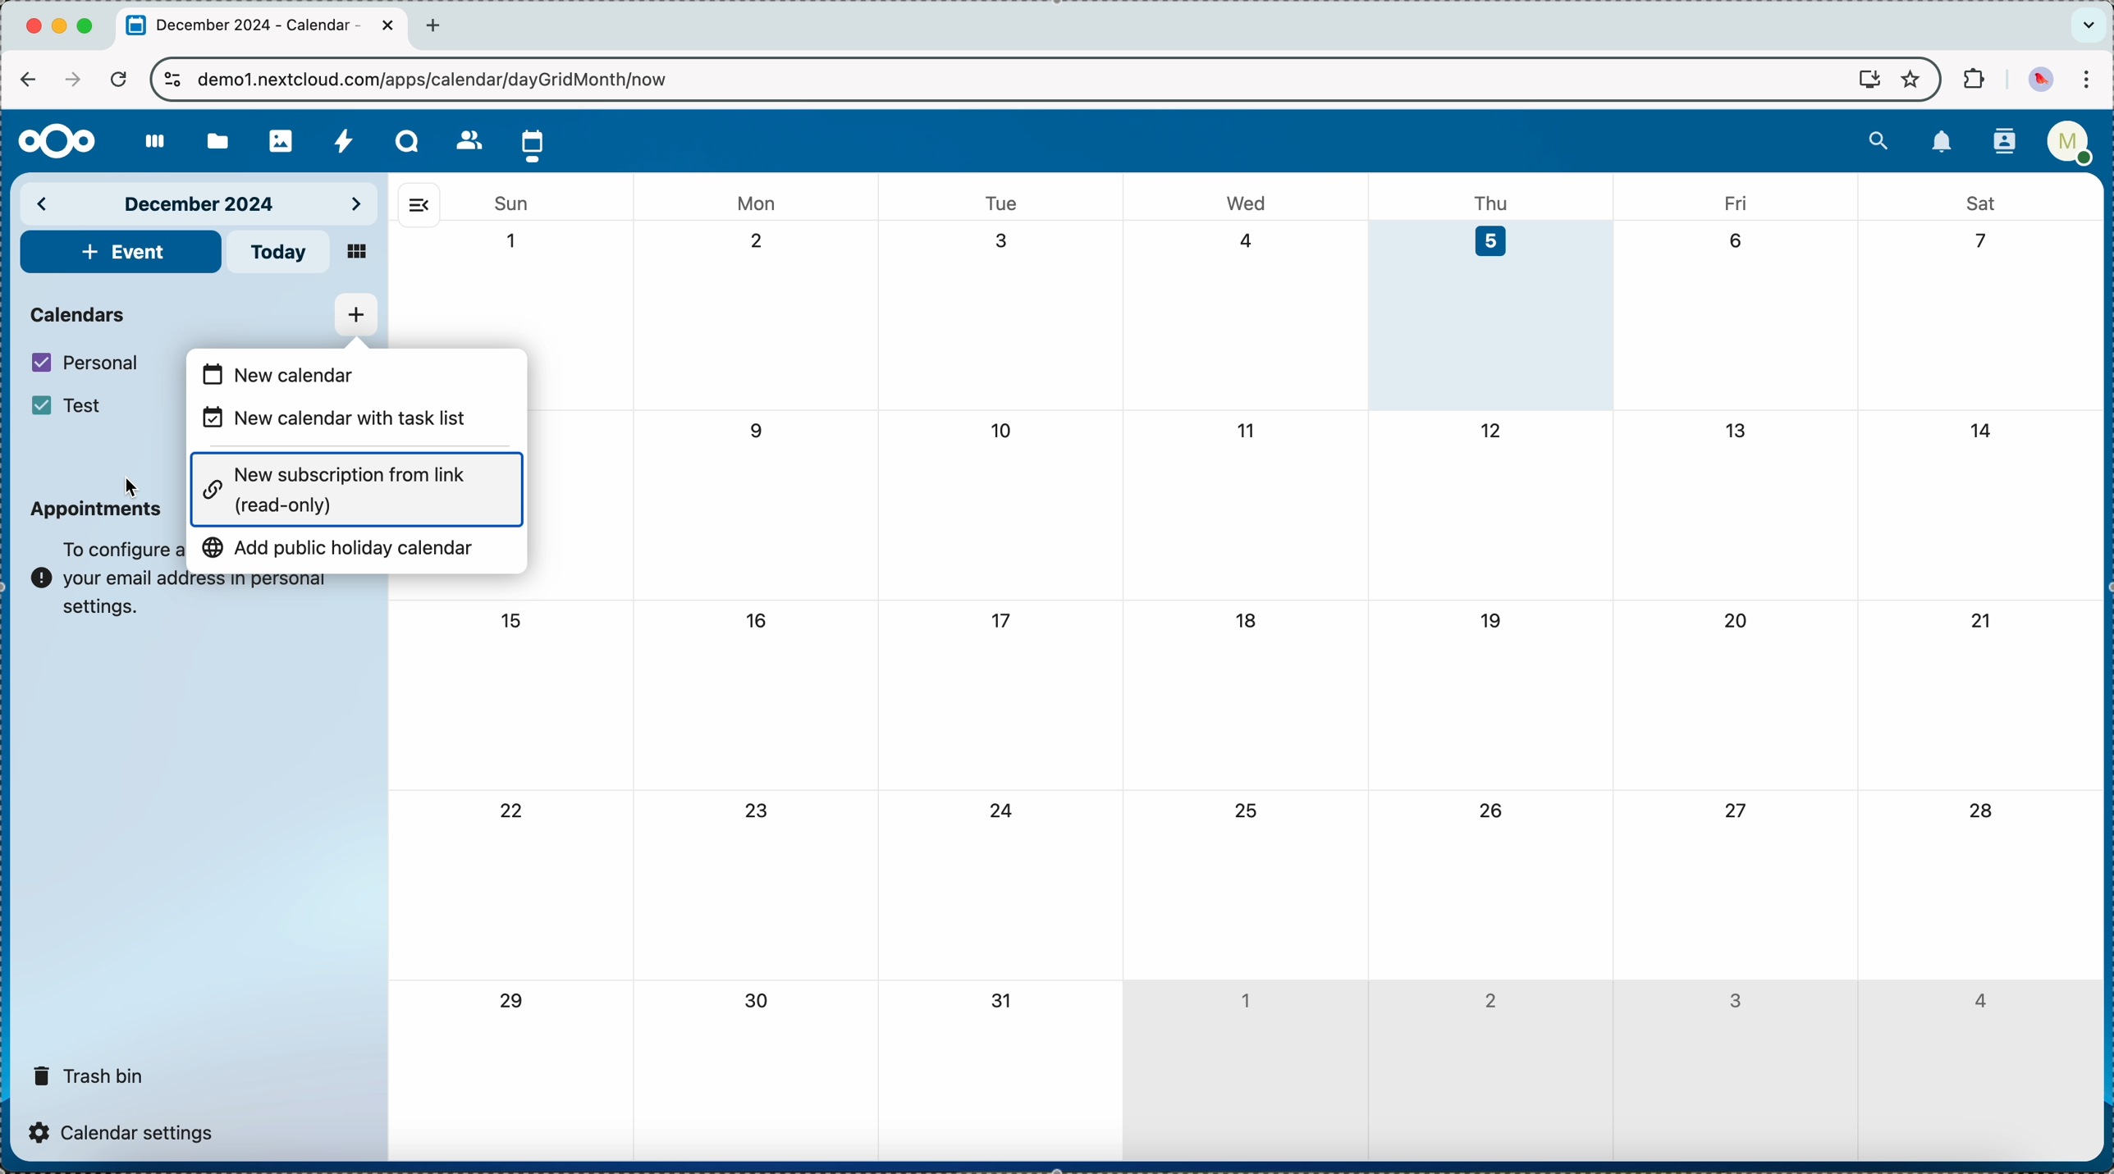 Image resolution: width=2114 pixels, height=1174 pixels. Describe the element at coordinates (1003, 812) in the screenshot. I see `24` at that location.